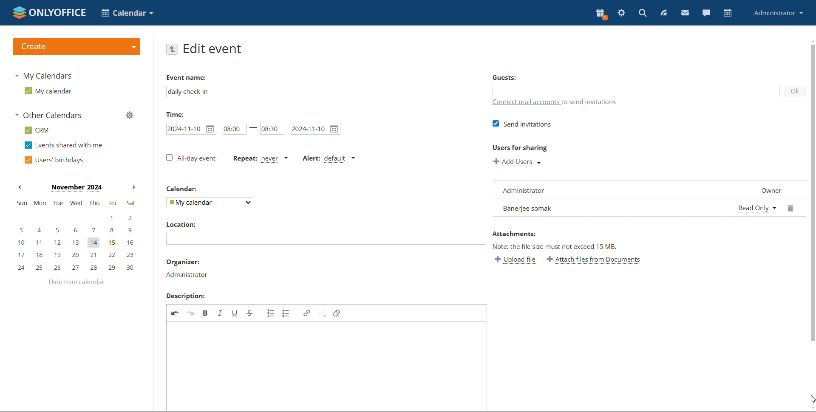  I want to click on insert/remove bulleted list, so click(286, 313).